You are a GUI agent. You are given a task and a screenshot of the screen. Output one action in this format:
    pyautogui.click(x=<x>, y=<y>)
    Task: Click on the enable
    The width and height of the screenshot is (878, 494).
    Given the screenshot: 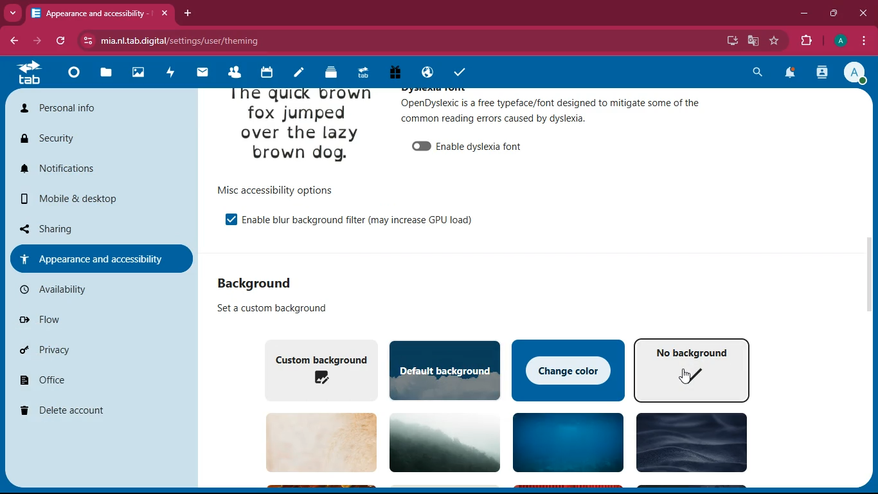 What is the action you would take?
    pyautogui.click(x=358, y=219)
    